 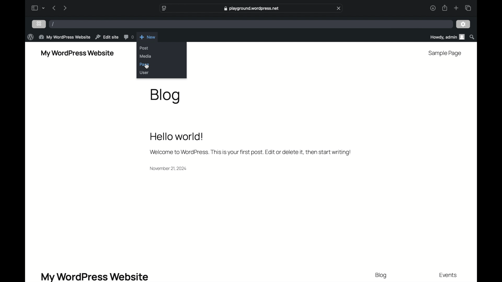 I want to click on sidebar, so click(x=34, y=8).